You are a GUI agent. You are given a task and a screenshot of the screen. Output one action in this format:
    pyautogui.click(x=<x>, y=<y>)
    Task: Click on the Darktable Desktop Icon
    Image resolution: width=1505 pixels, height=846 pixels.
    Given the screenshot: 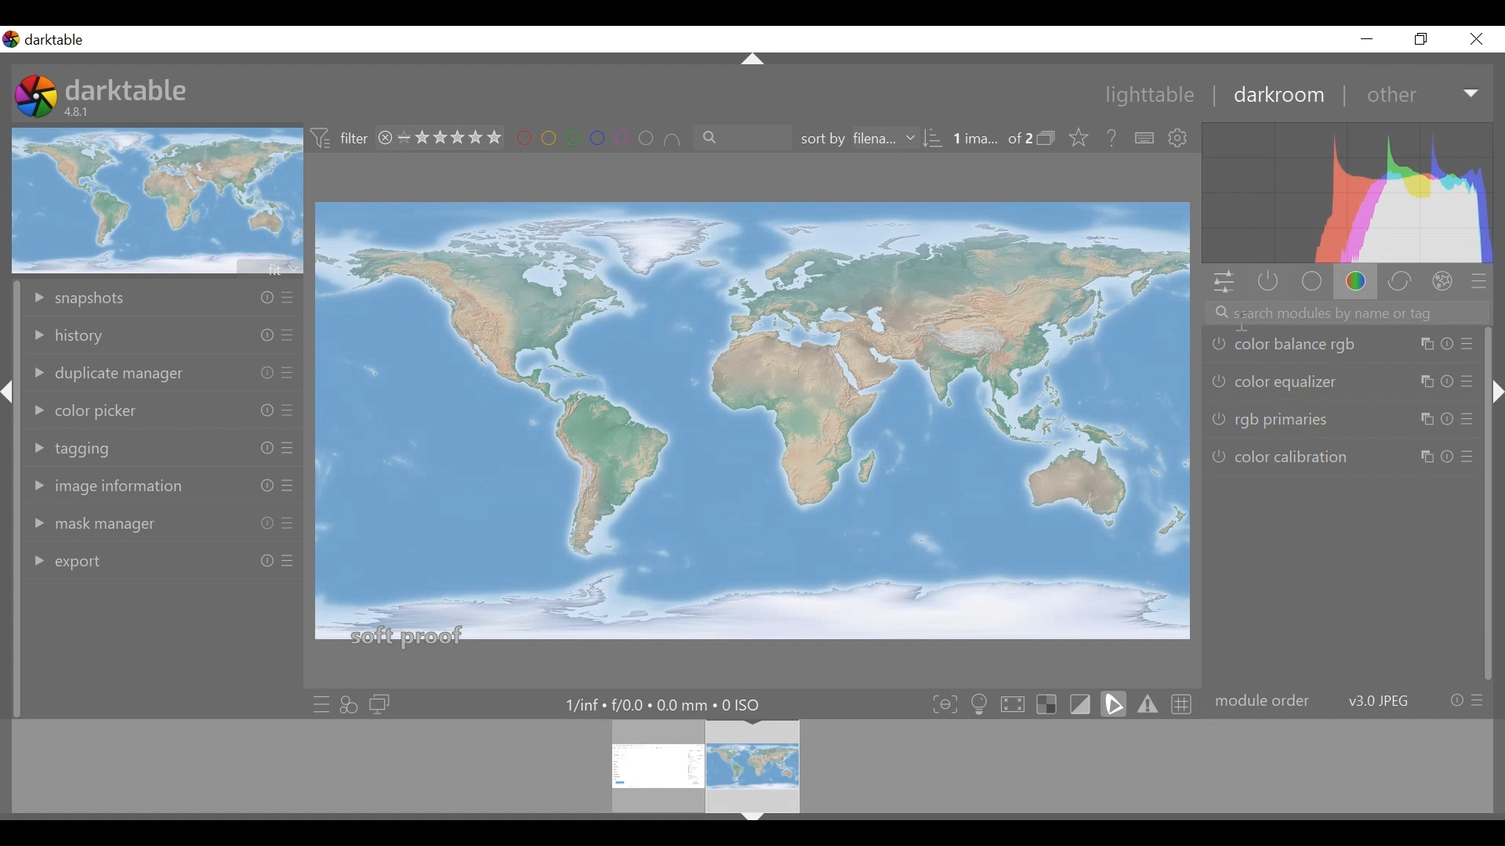 What is the action you would take?
    pyautogui.click(x=38, y=98)
    